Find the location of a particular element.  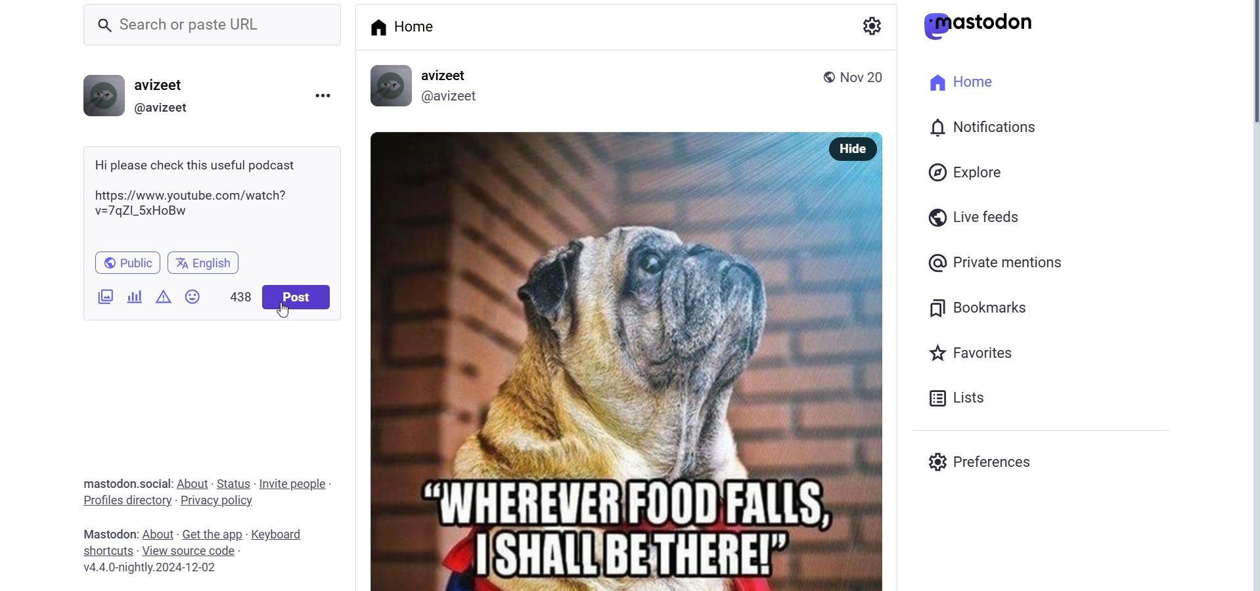

profiles directory is located at coordinates (126, 502).